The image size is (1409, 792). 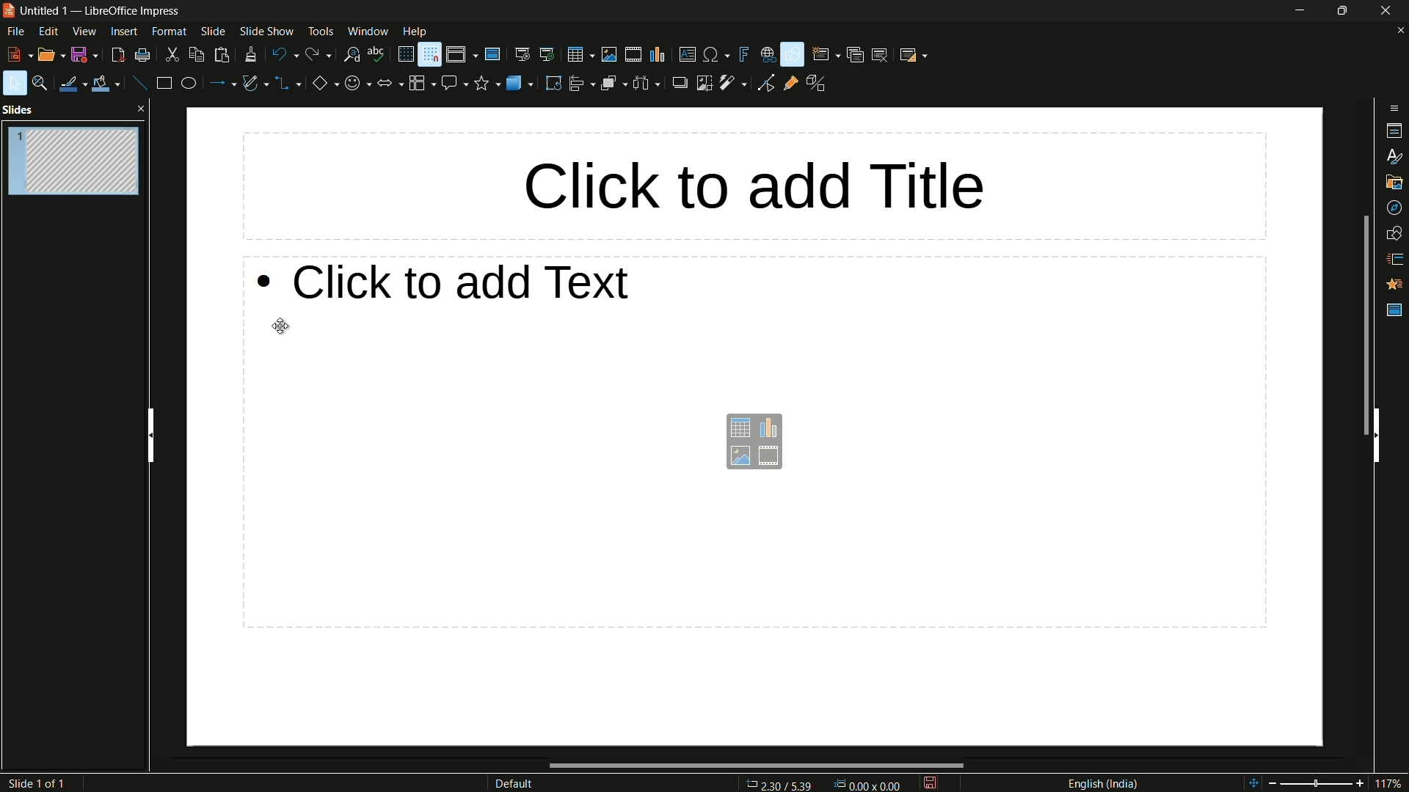 What do you see at coordinates (415, 32) in the screenshot?
I see `help menu` at bounding box center [415, 32].